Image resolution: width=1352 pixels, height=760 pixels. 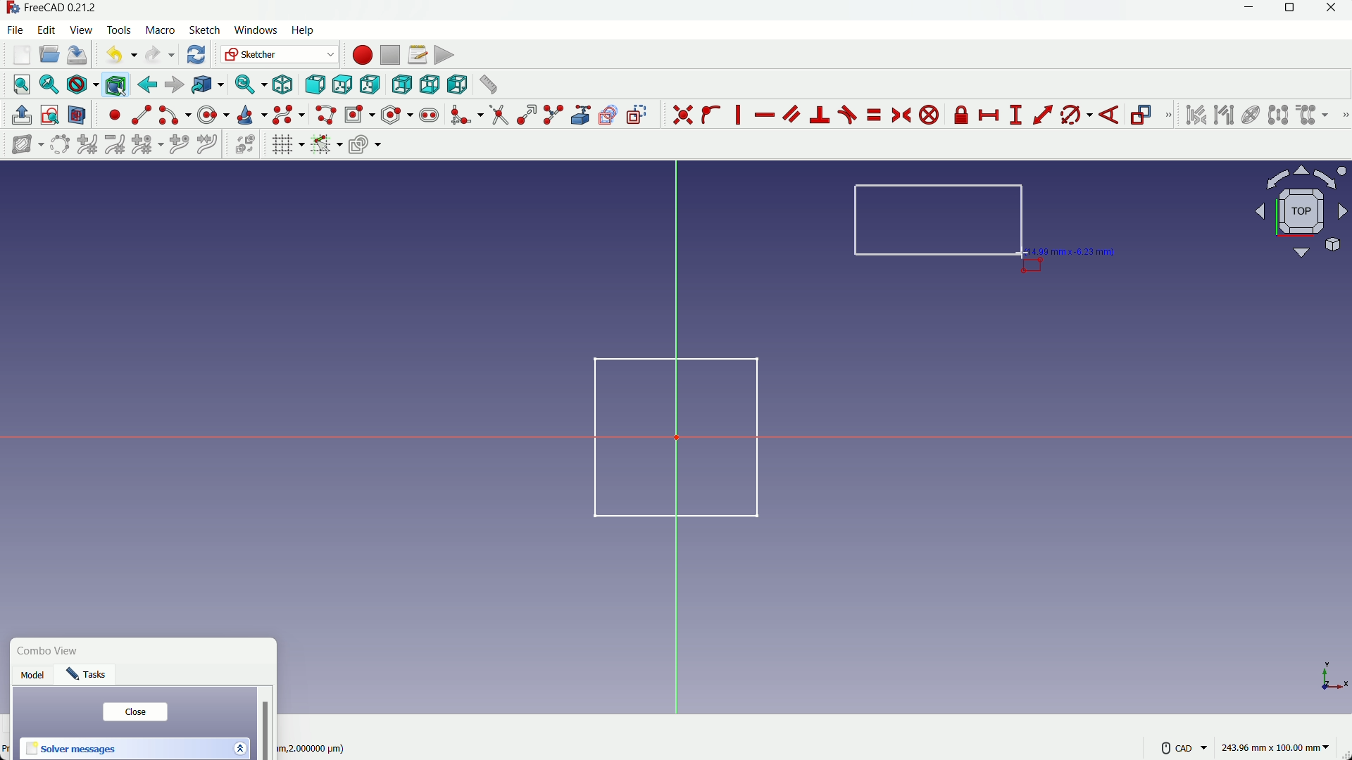 I want to click on sketch, so click(x=666, y=436).